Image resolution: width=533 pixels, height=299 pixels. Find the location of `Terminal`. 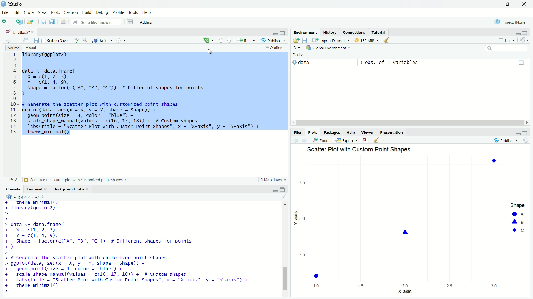

Terminal is located at coordinates (33, 189).